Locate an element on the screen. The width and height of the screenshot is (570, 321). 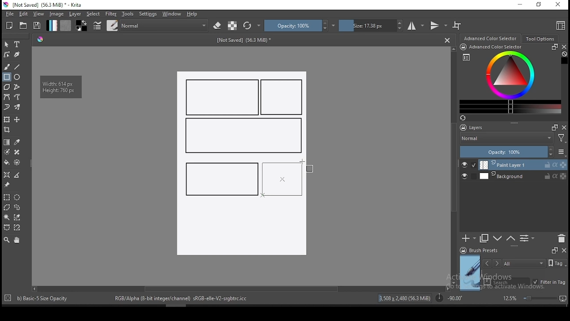
mouse pointer is located at coordinates (303, 162).